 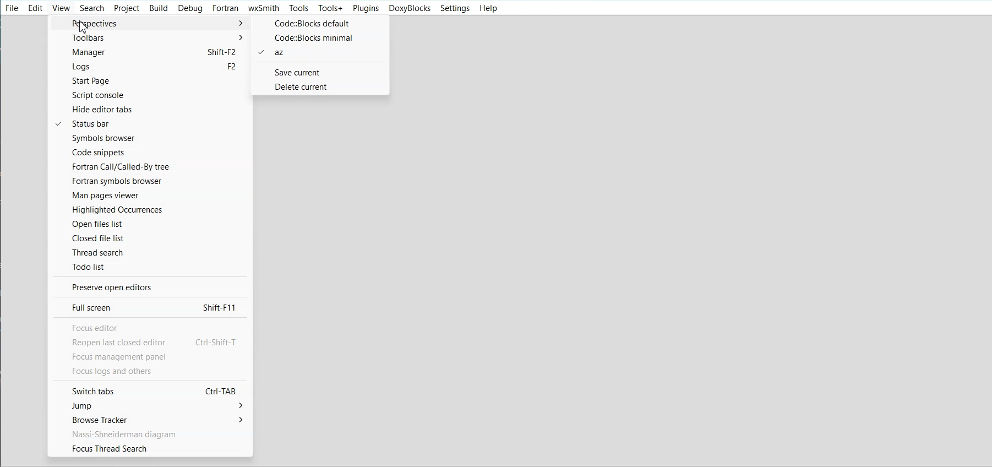 I want to click on Full screen, so click(x=149, y=307).